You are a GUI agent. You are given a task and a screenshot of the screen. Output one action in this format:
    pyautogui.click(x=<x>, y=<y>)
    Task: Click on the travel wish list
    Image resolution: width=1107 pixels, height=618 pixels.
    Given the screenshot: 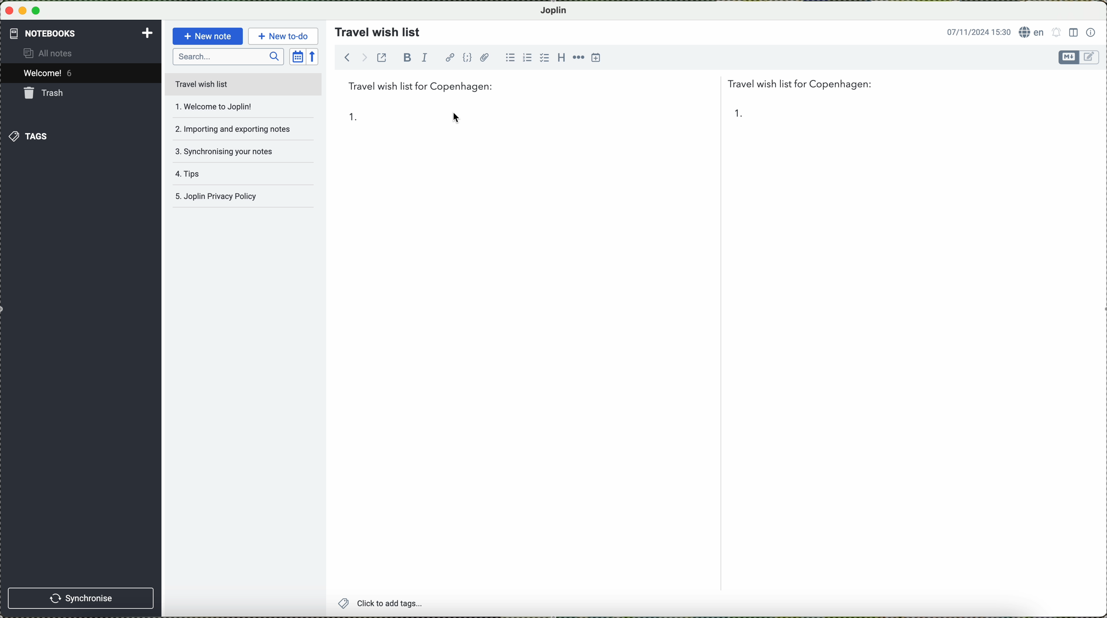 What is the action you would take?
    pyautogui.click(x=374, y=29)
    